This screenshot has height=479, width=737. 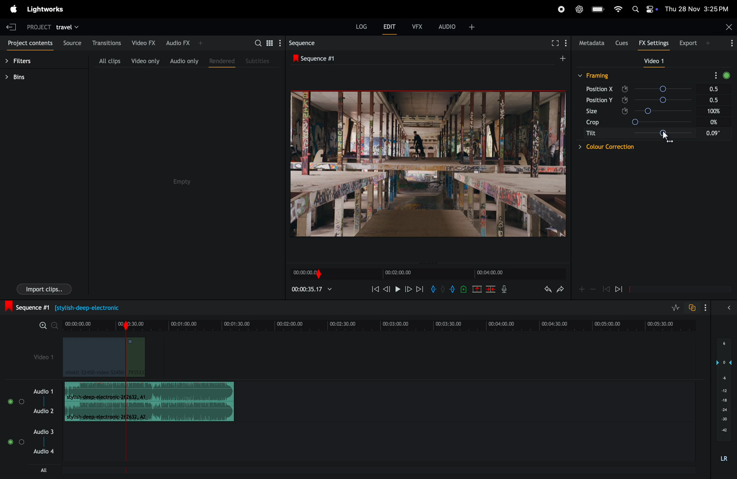 I want to click on video only, so click(x=144, y=61).